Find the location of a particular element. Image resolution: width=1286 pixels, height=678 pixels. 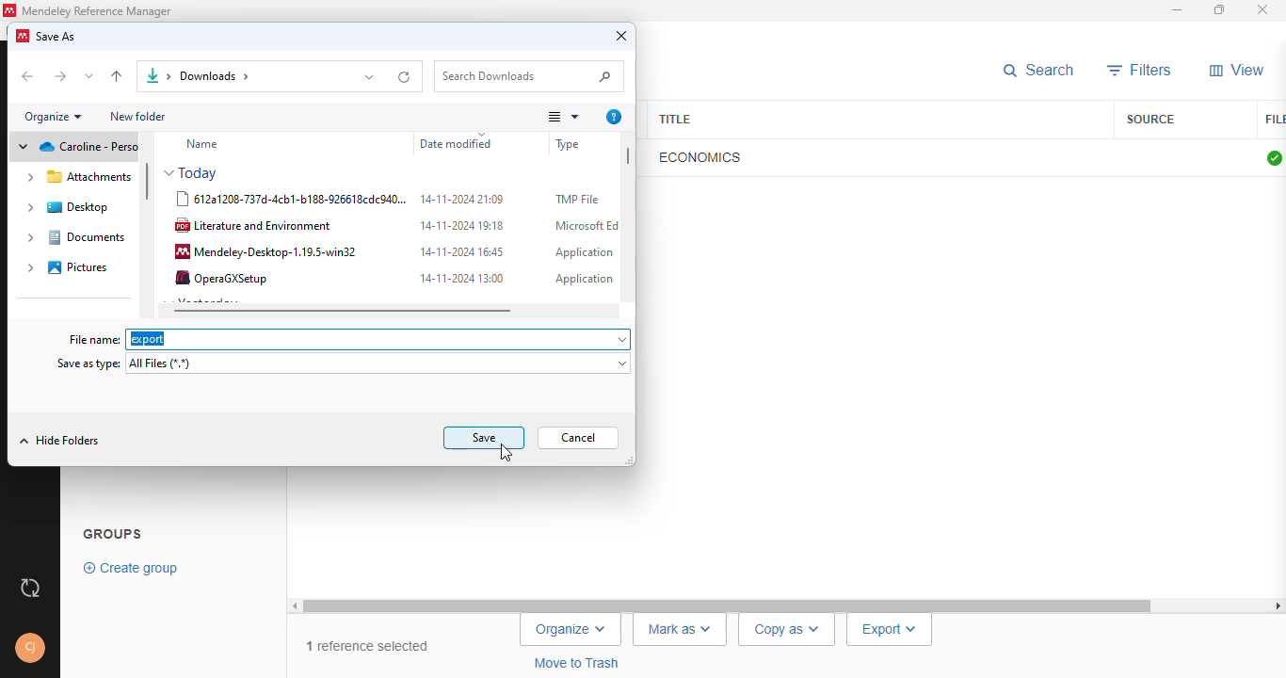

title is located at coordinates (673, 119).